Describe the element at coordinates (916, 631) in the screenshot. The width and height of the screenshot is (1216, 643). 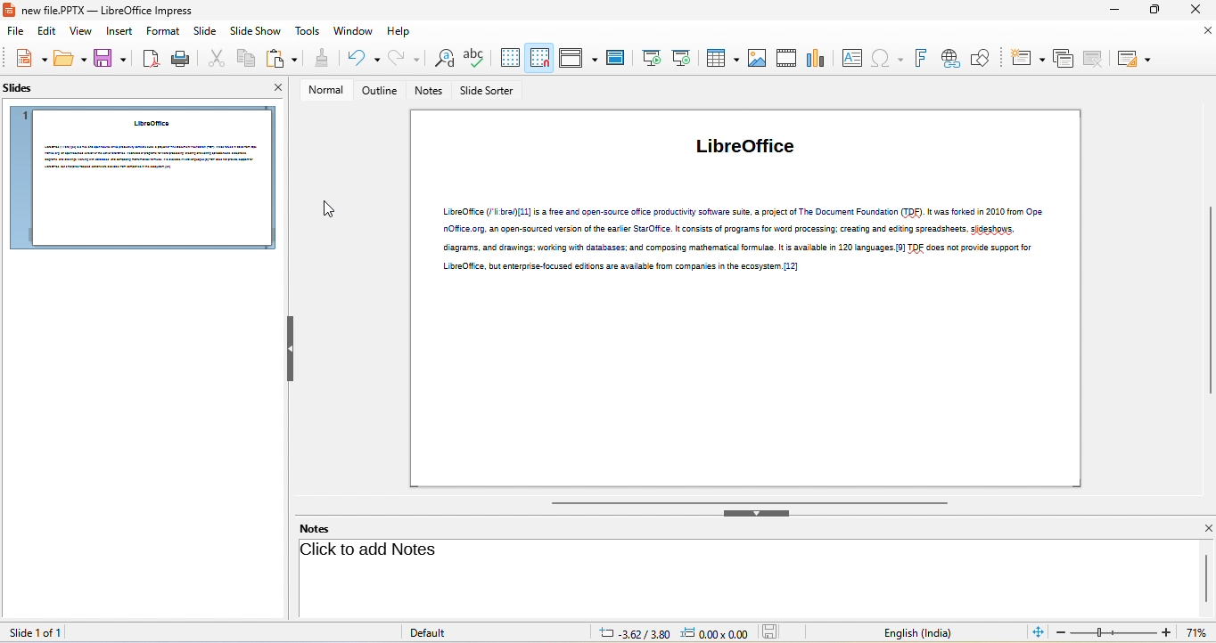
I see `text language` at that location.